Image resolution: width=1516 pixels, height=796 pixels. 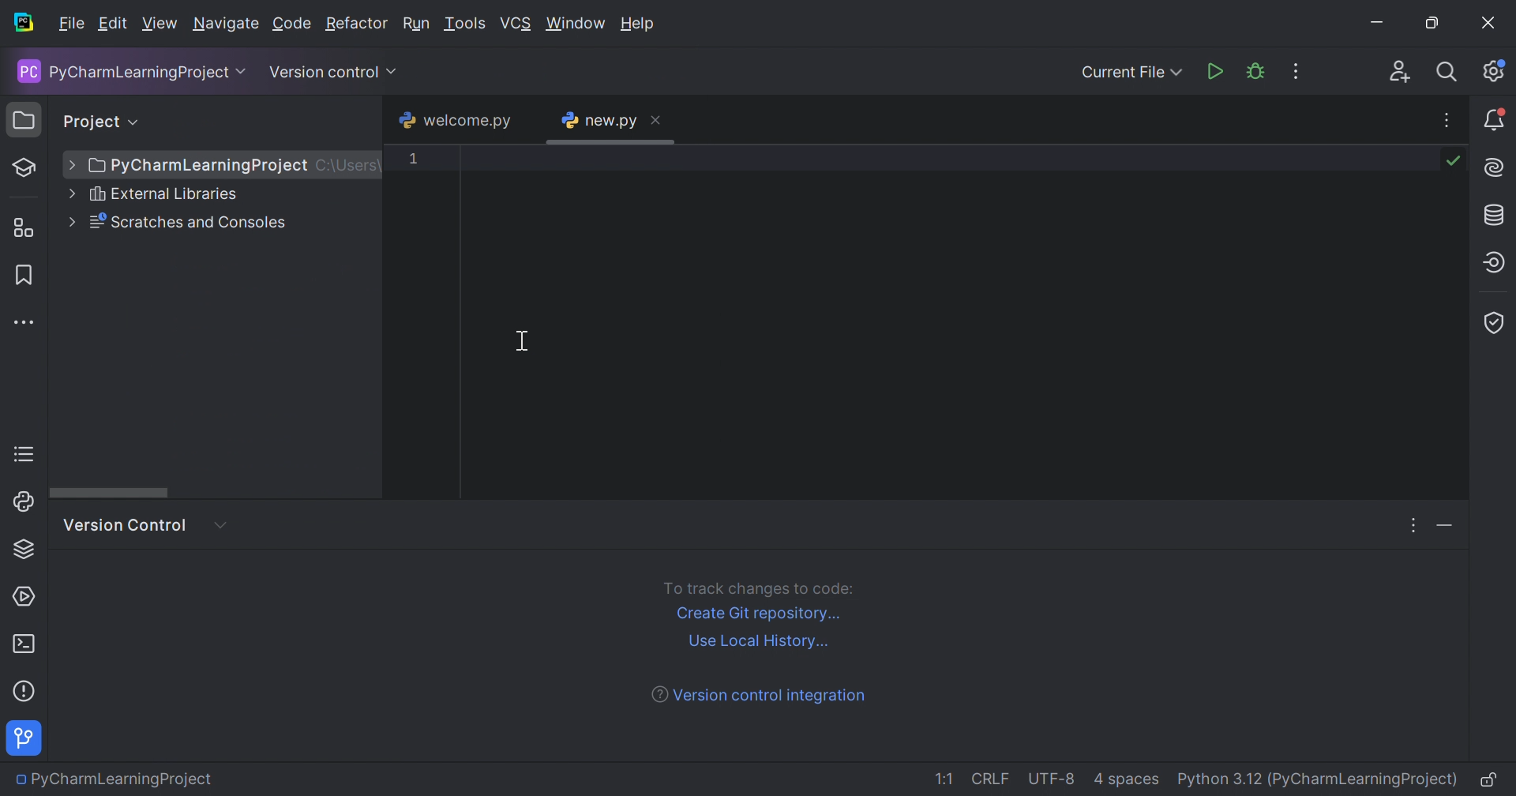 I want to click on Scroll bar, so click(x=112, y=490).